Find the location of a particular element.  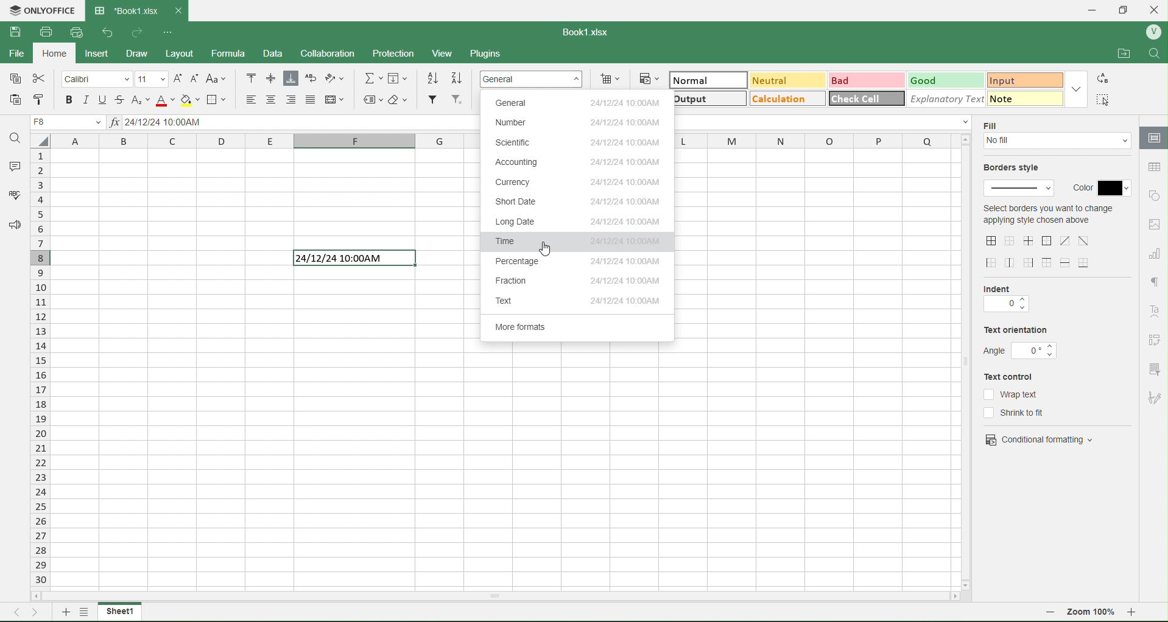

Insert Cells is located at coordinates (612, 78).